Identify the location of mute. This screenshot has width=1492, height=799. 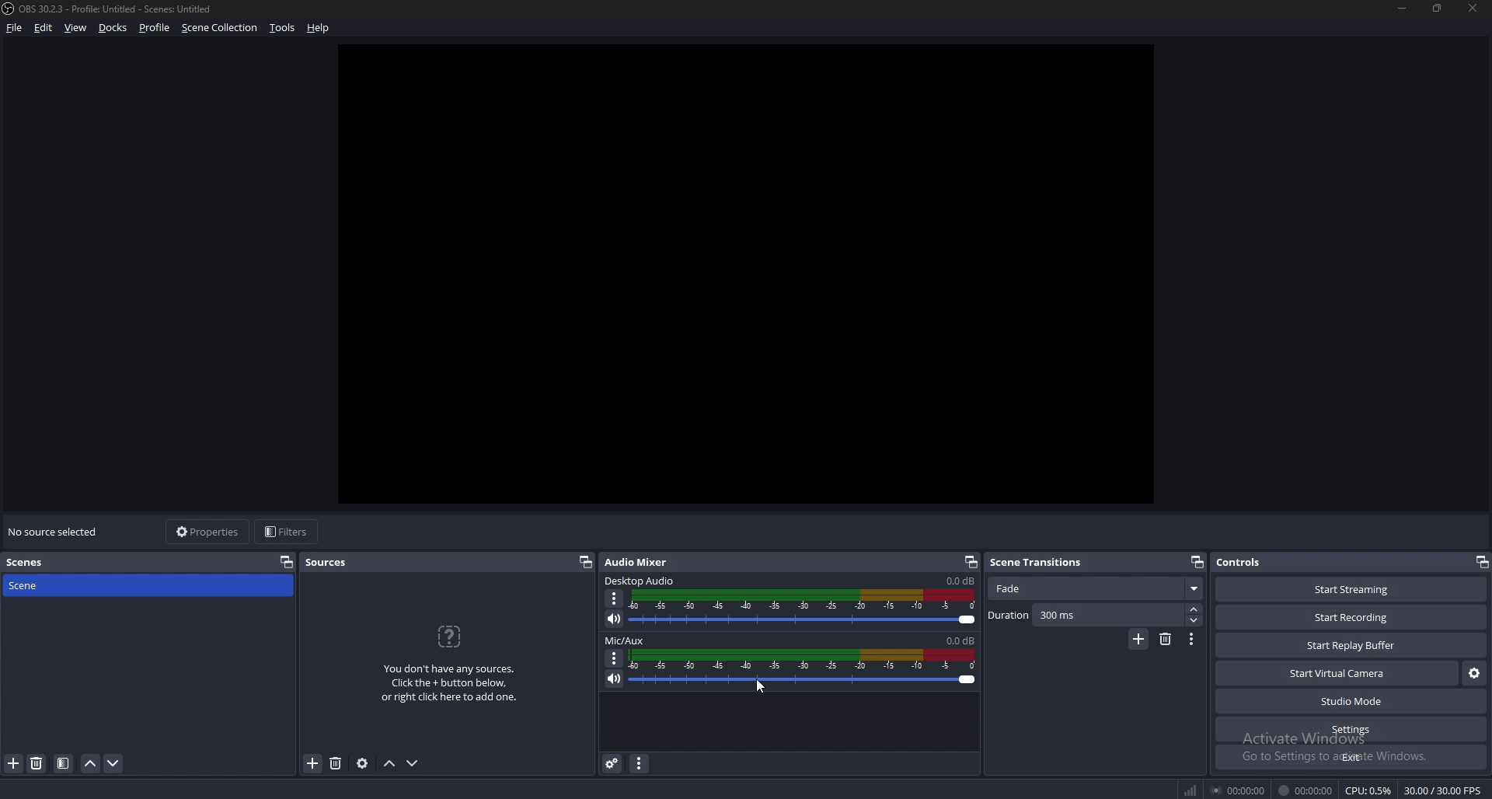
(612, 679).